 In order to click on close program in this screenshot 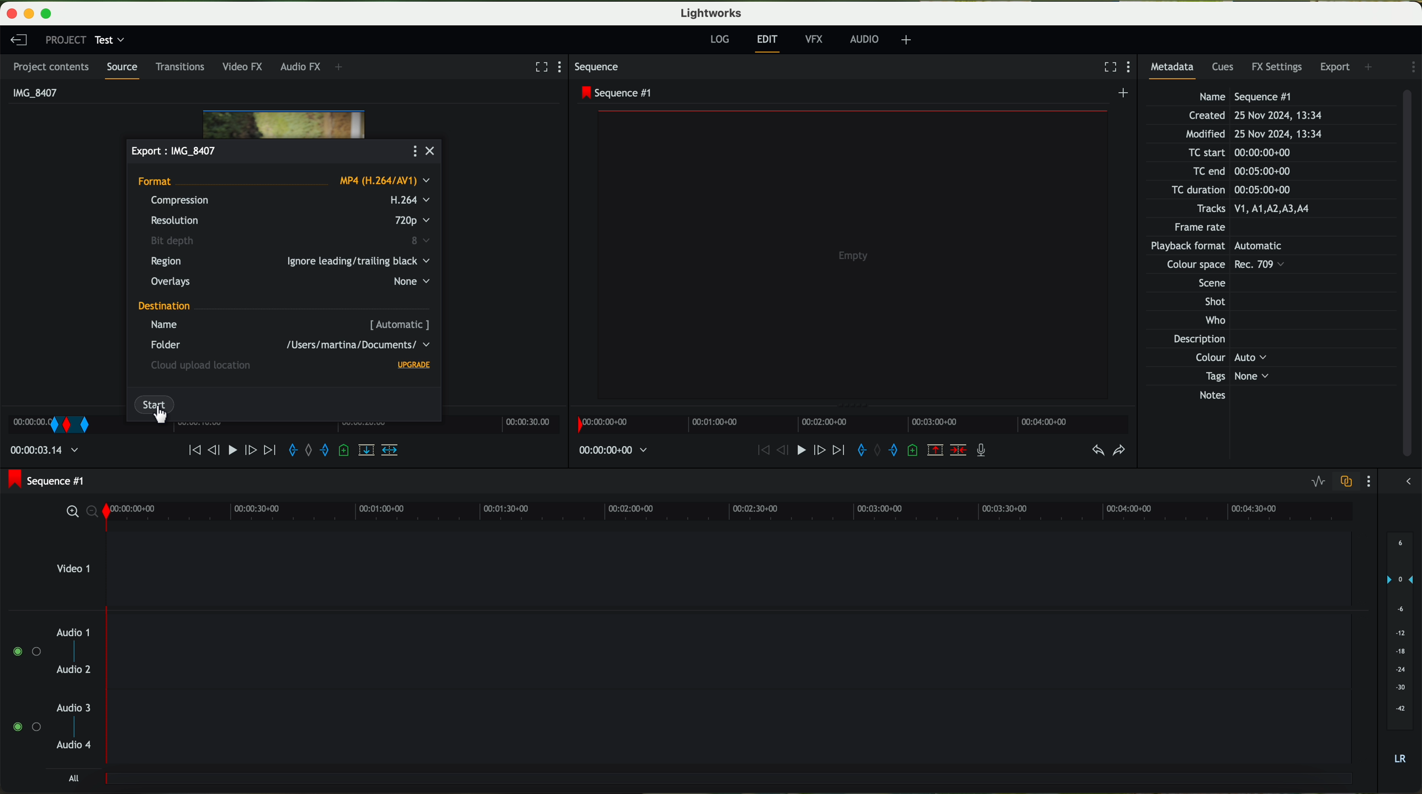, I will do `click(10, 13)`.